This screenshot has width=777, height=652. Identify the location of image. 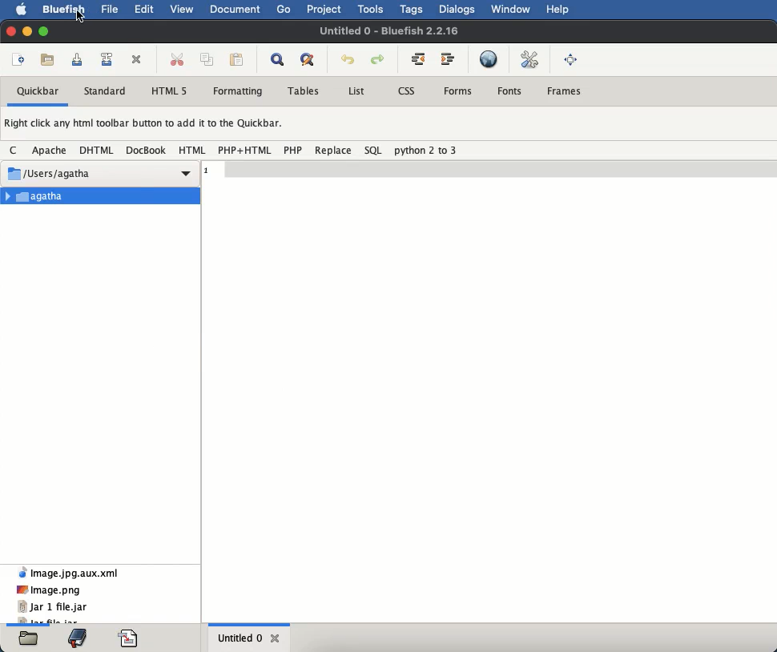
(49, 590).